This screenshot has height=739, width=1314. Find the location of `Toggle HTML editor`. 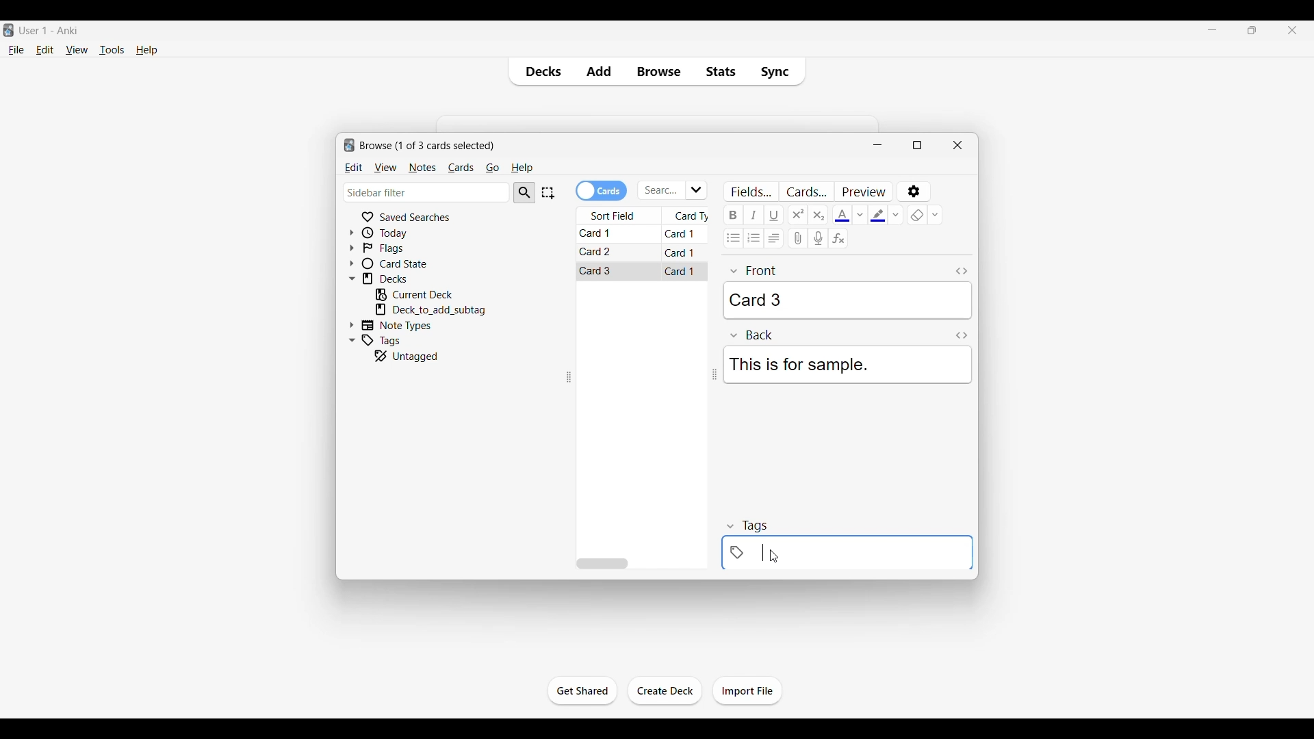

Toggle HTML editor is located at coordinates (962, 335).